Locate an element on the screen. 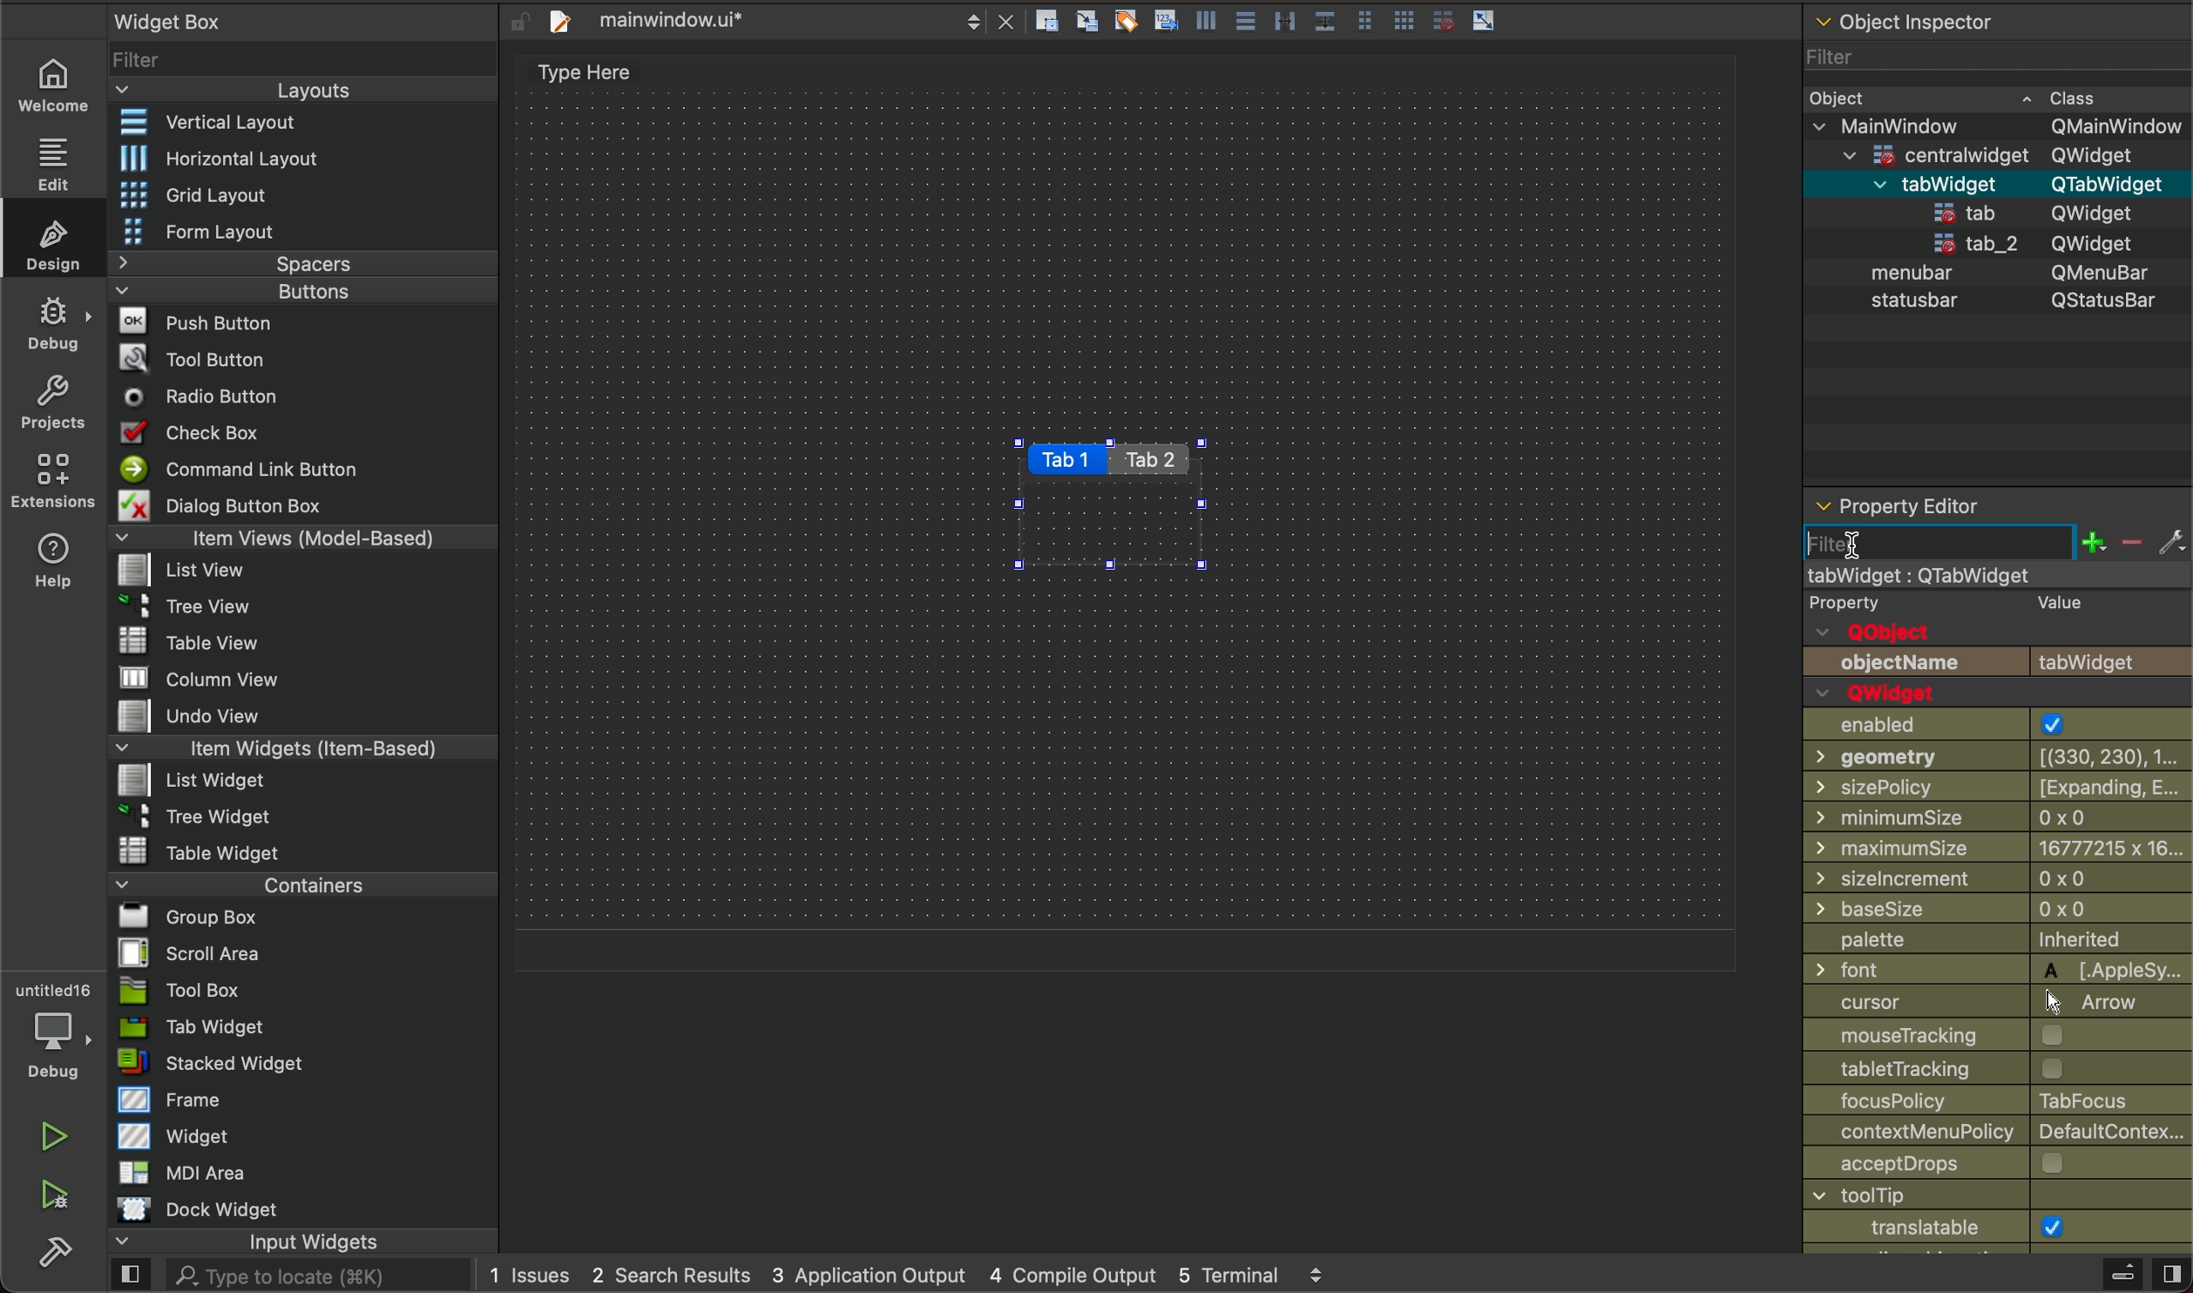 The height and width of the screenshot is (1293, 2193). projects is located at coordinates (55, 402).